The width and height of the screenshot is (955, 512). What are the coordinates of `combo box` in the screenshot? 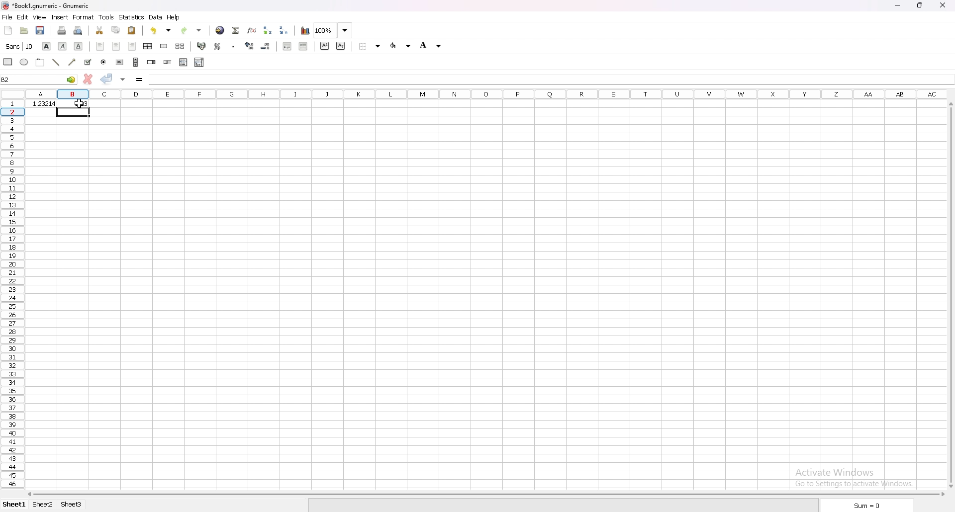 It's located at (199, 62).